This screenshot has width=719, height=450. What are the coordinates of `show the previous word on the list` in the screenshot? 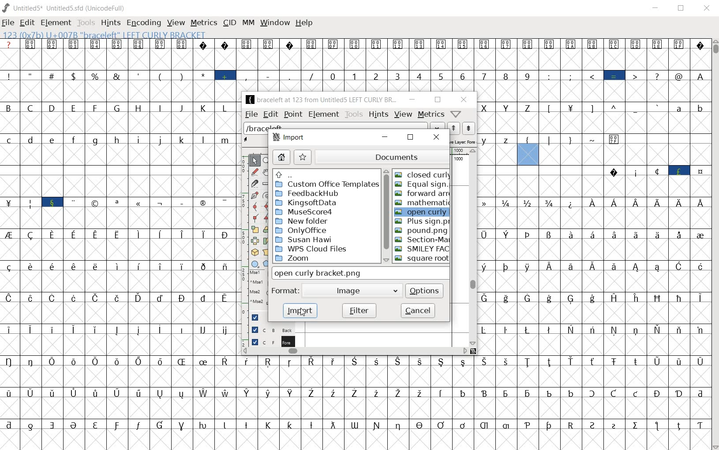 It's located at (468, 128).